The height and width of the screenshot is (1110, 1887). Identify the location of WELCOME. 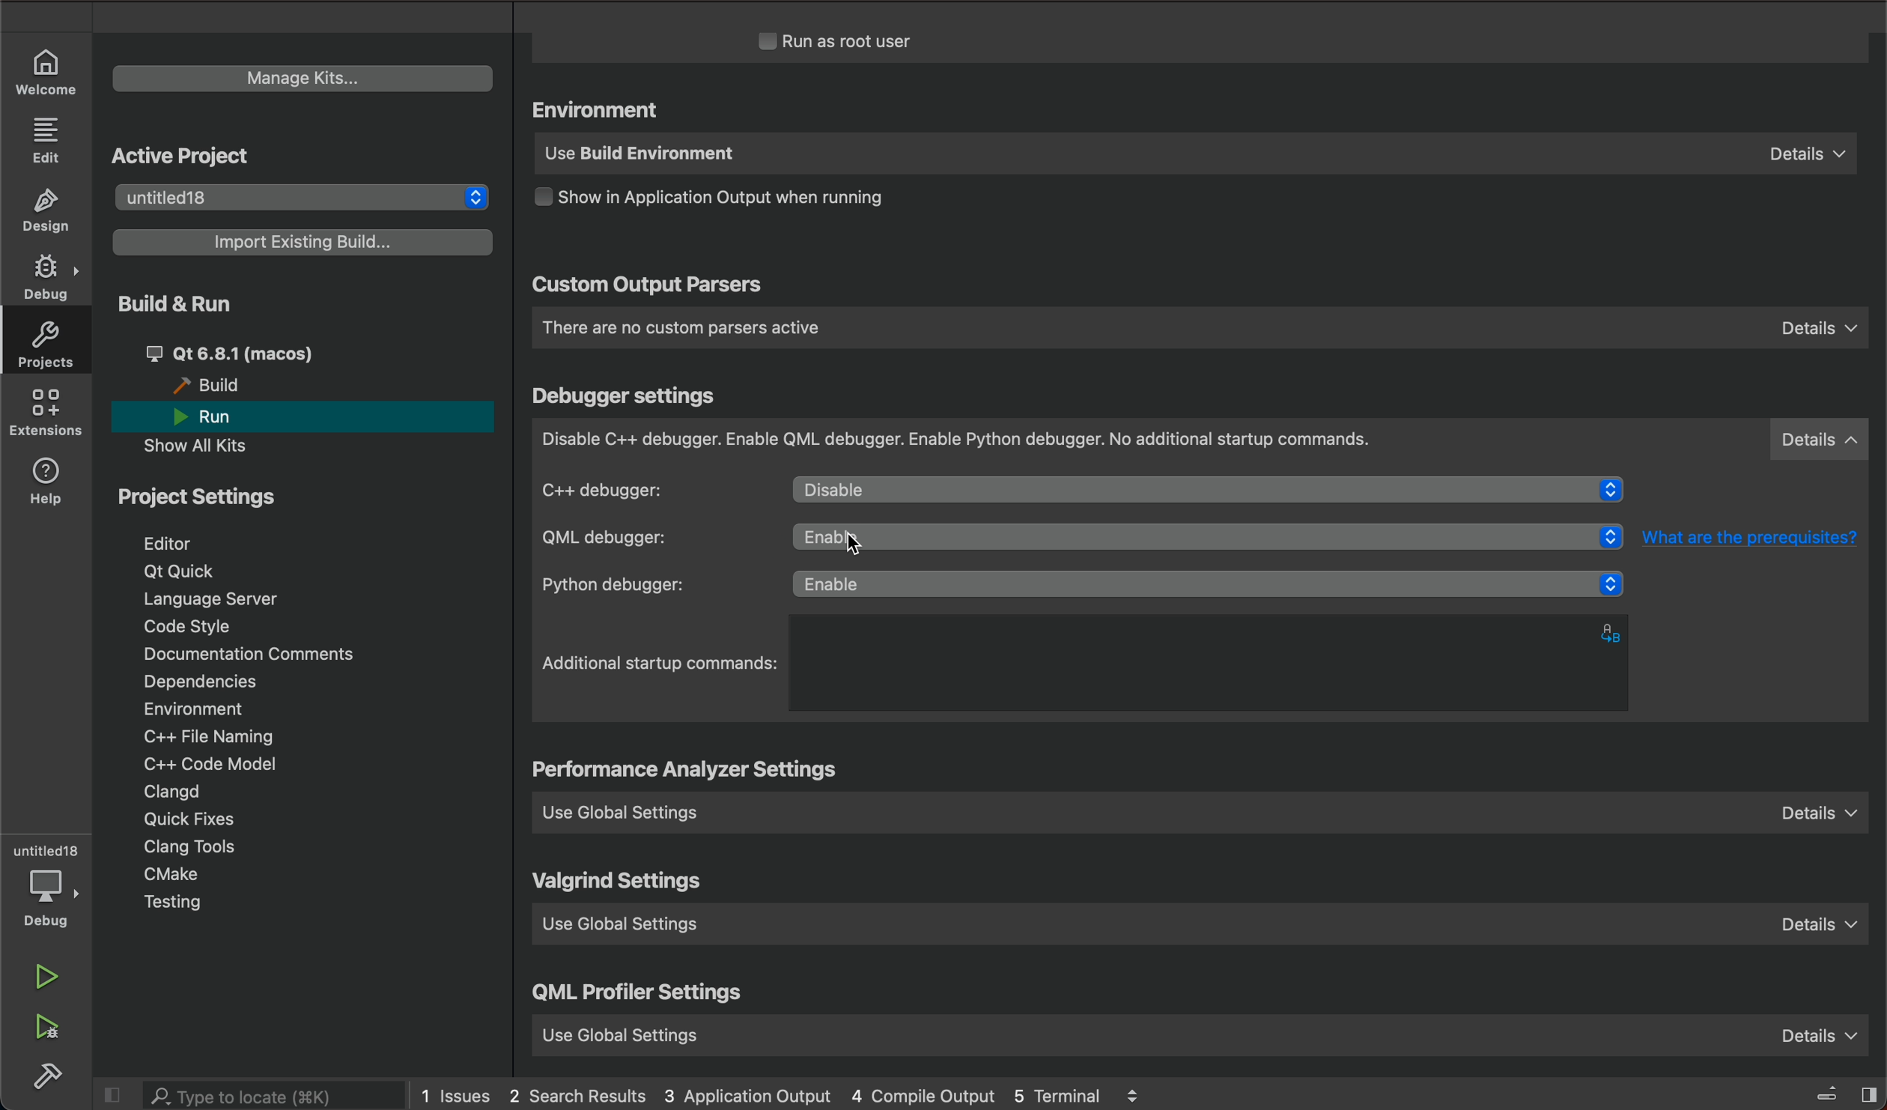
(46, 70).